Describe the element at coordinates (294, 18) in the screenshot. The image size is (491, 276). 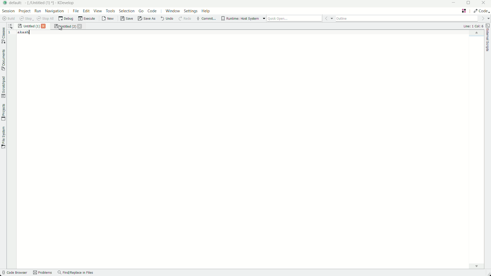
I see `quick open` at that location.